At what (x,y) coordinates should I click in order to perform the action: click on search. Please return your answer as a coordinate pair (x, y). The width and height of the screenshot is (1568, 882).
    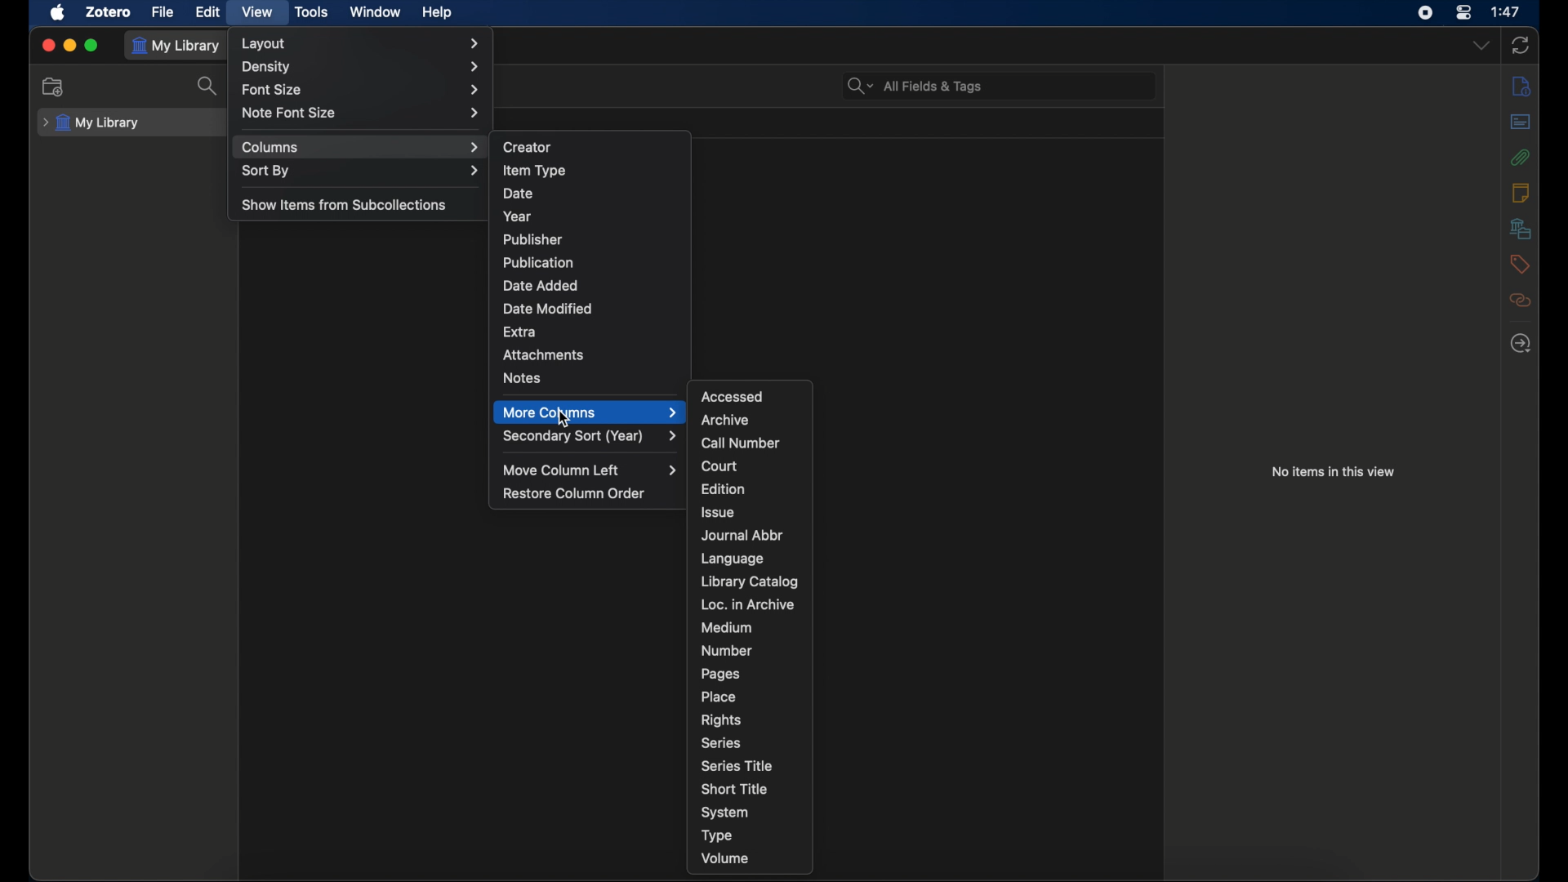
    Looking at the image, I should click on (209, 85).